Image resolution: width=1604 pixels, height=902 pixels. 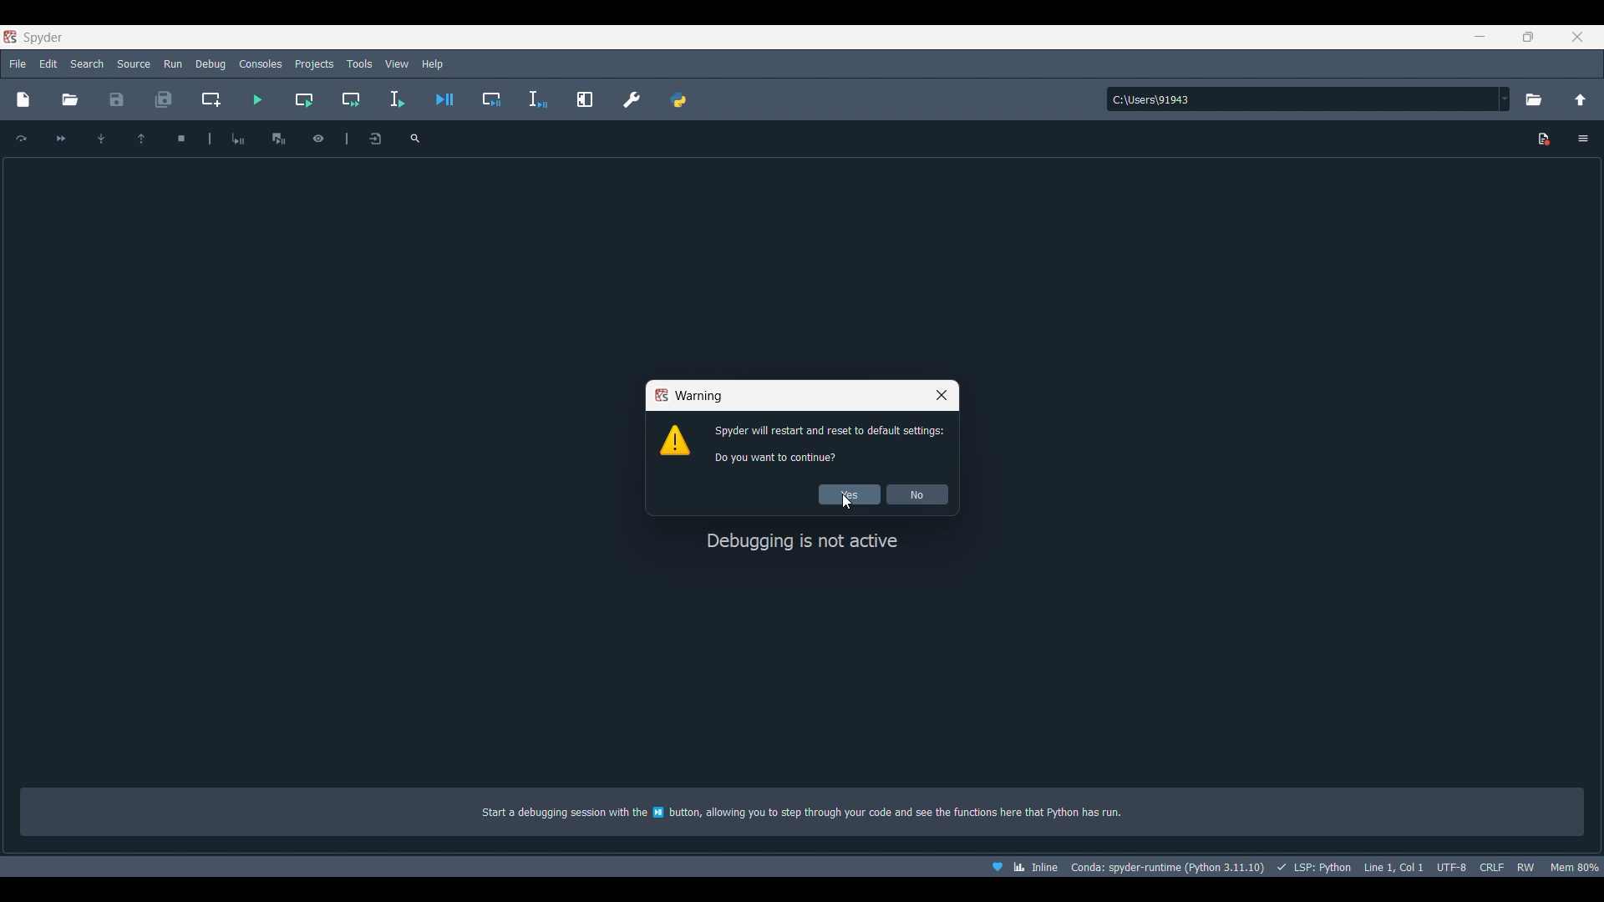 I want to click on View menu, so click(x=396, y=64).